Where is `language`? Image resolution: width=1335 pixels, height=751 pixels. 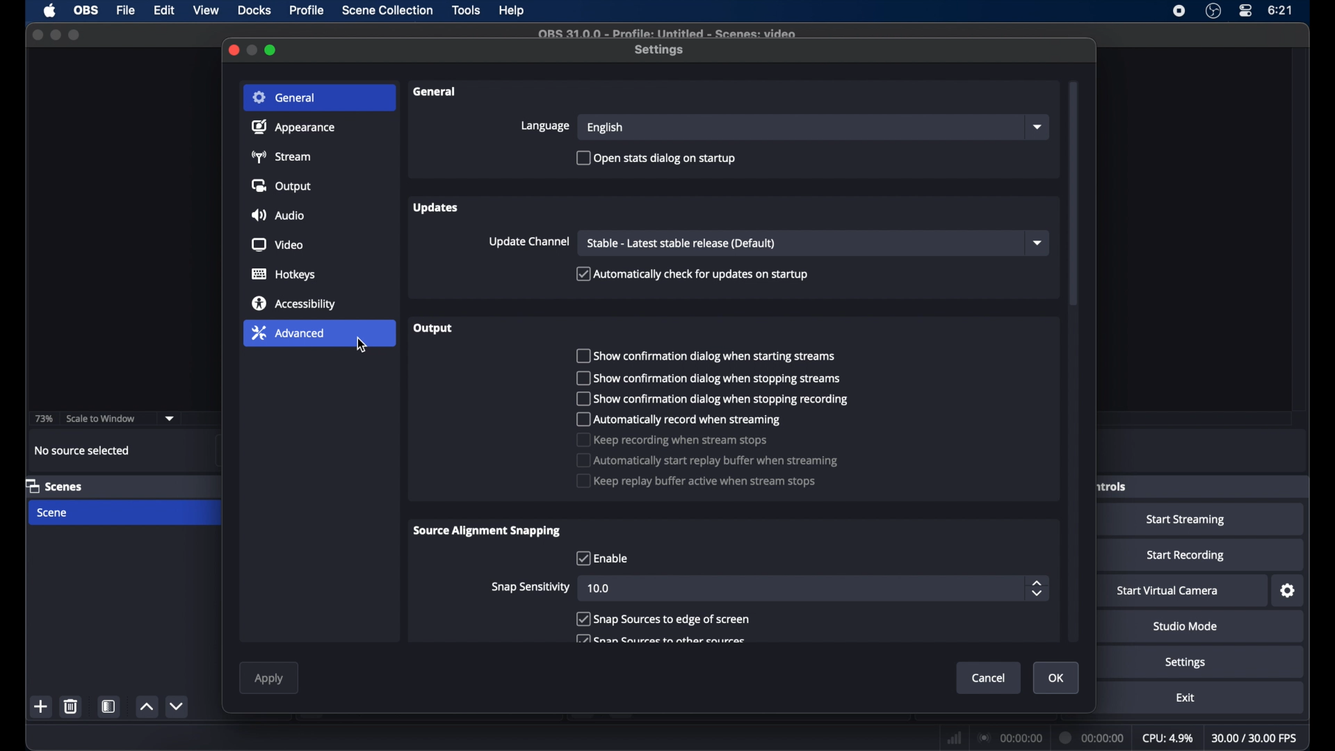
language is located at coordinates (545, 126).